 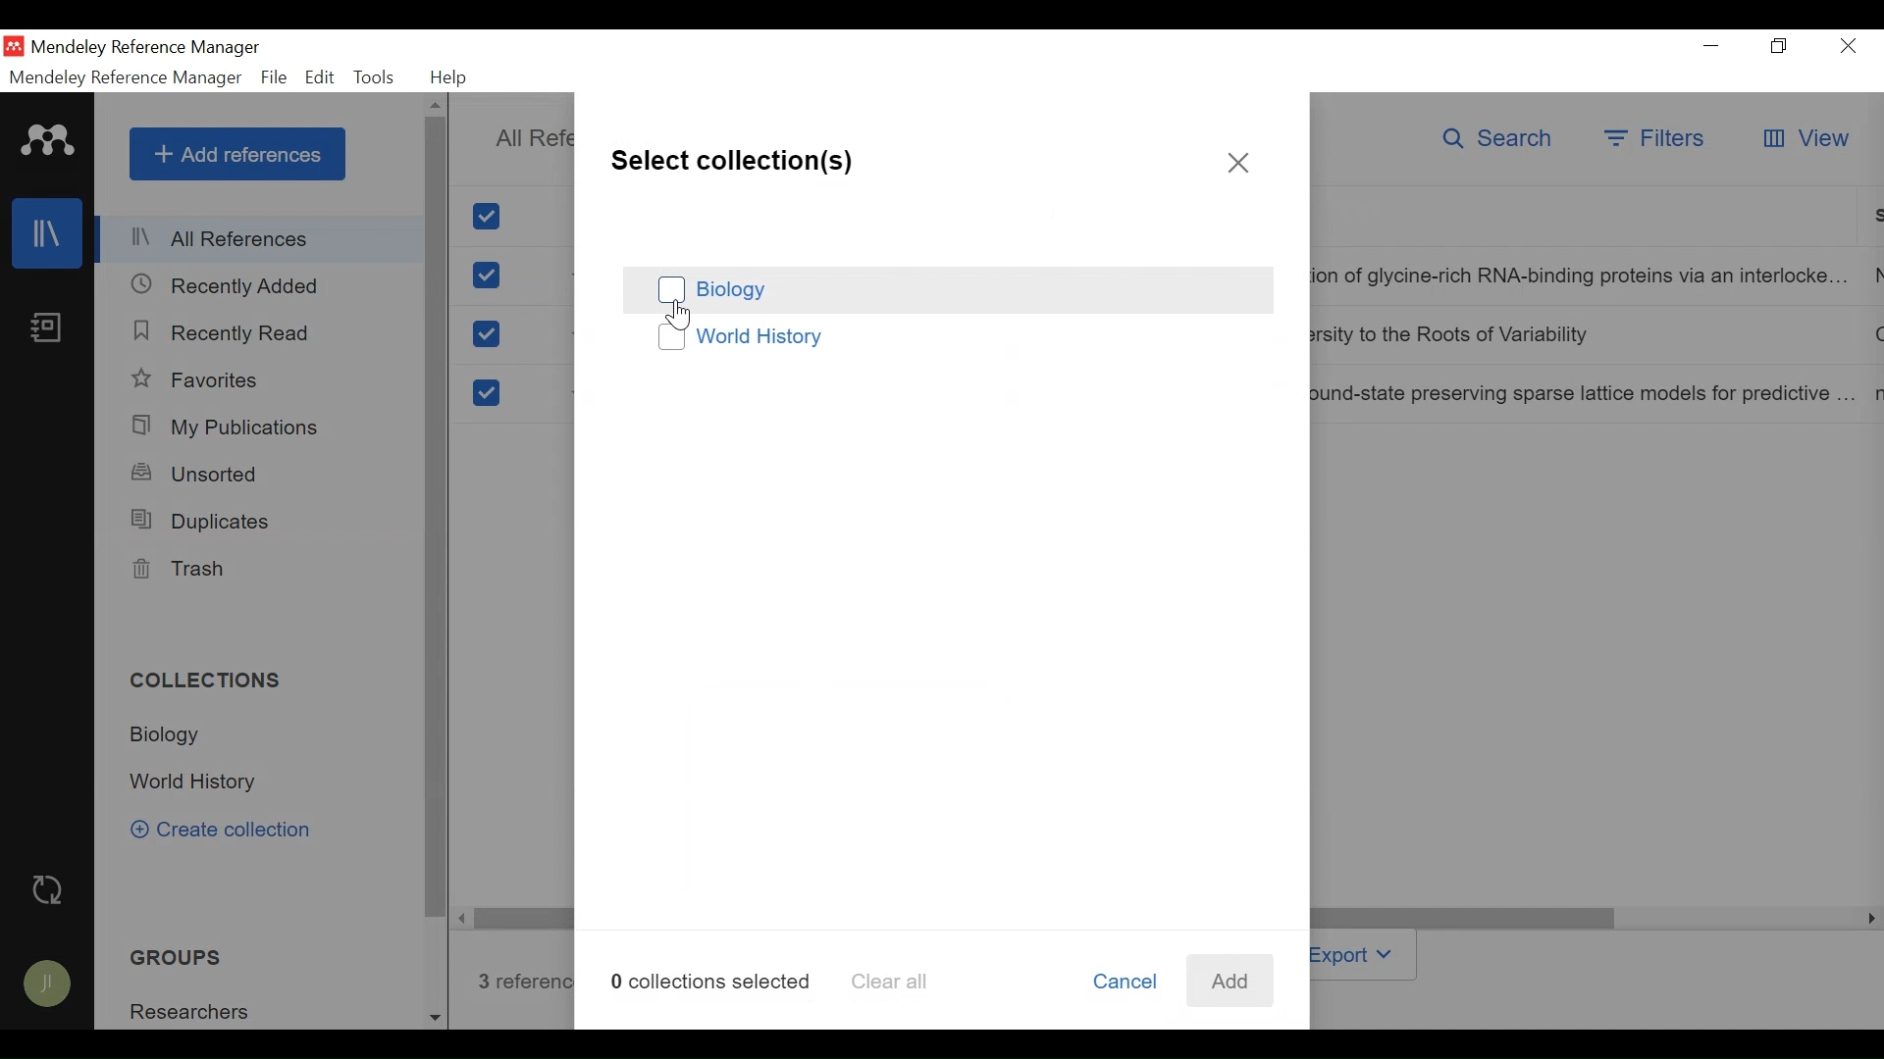 What do you see at coordinates (202, 522) in the screenshot?
I see `Duplicates` at bounding box center [202, 522].